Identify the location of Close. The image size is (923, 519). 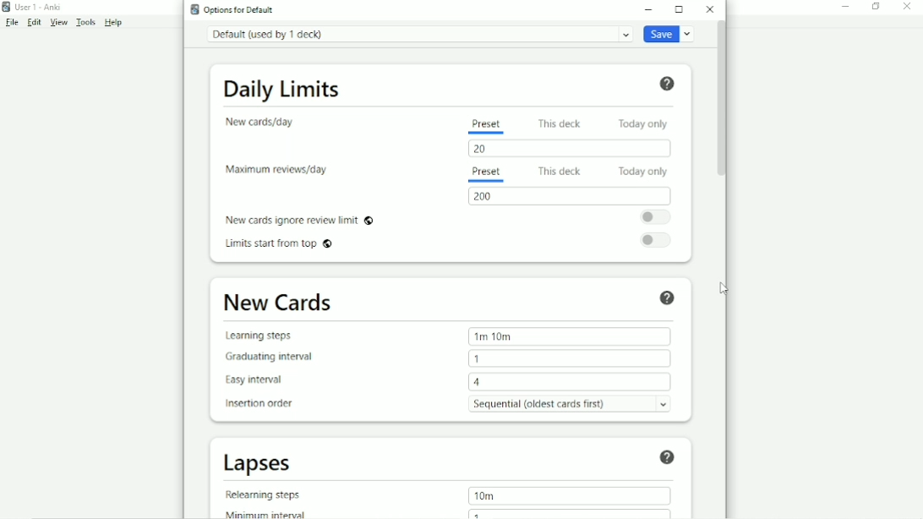
(710, 9).